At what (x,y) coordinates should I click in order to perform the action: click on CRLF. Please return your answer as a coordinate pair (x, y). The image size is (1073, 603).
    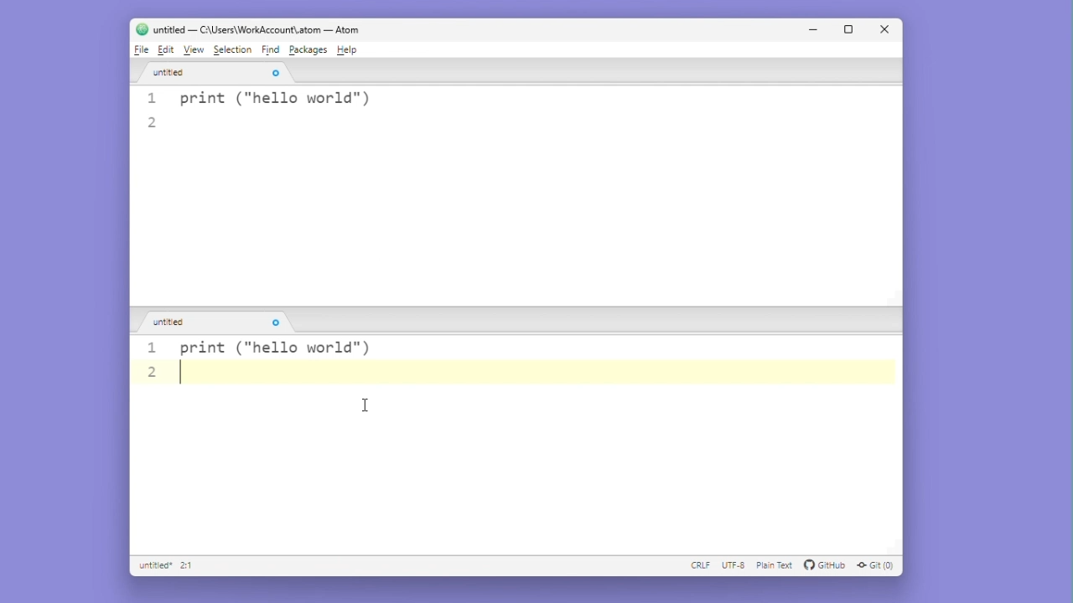
    Looking at the image, I should click on (702, 566).